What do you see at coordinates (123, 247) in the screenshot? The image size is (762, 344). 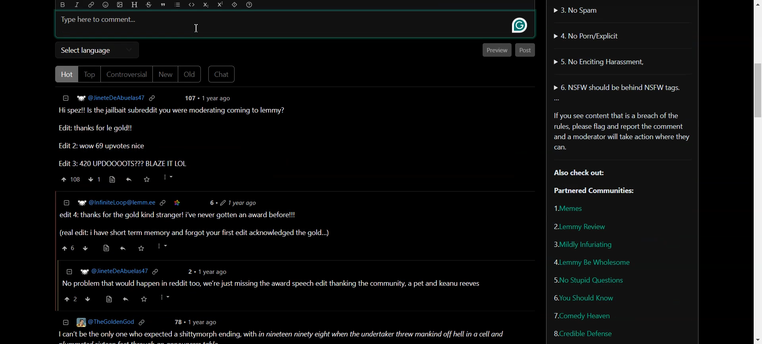 I see `reply` at bounding box center [123, 247].